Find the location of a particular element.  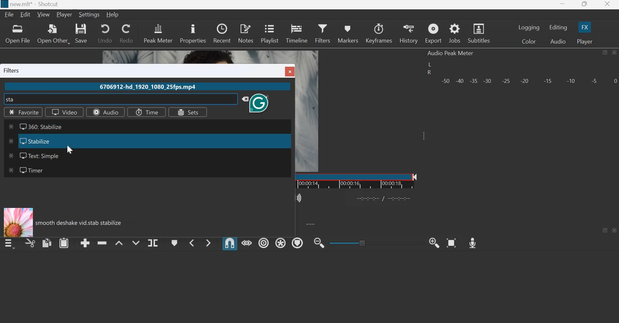

copy is located at coordinates (47, 243).